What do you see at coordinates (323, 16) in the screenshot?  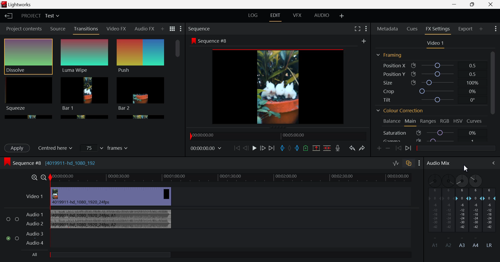 I see `AUDIO Layout` at bounding box center [323, 16].